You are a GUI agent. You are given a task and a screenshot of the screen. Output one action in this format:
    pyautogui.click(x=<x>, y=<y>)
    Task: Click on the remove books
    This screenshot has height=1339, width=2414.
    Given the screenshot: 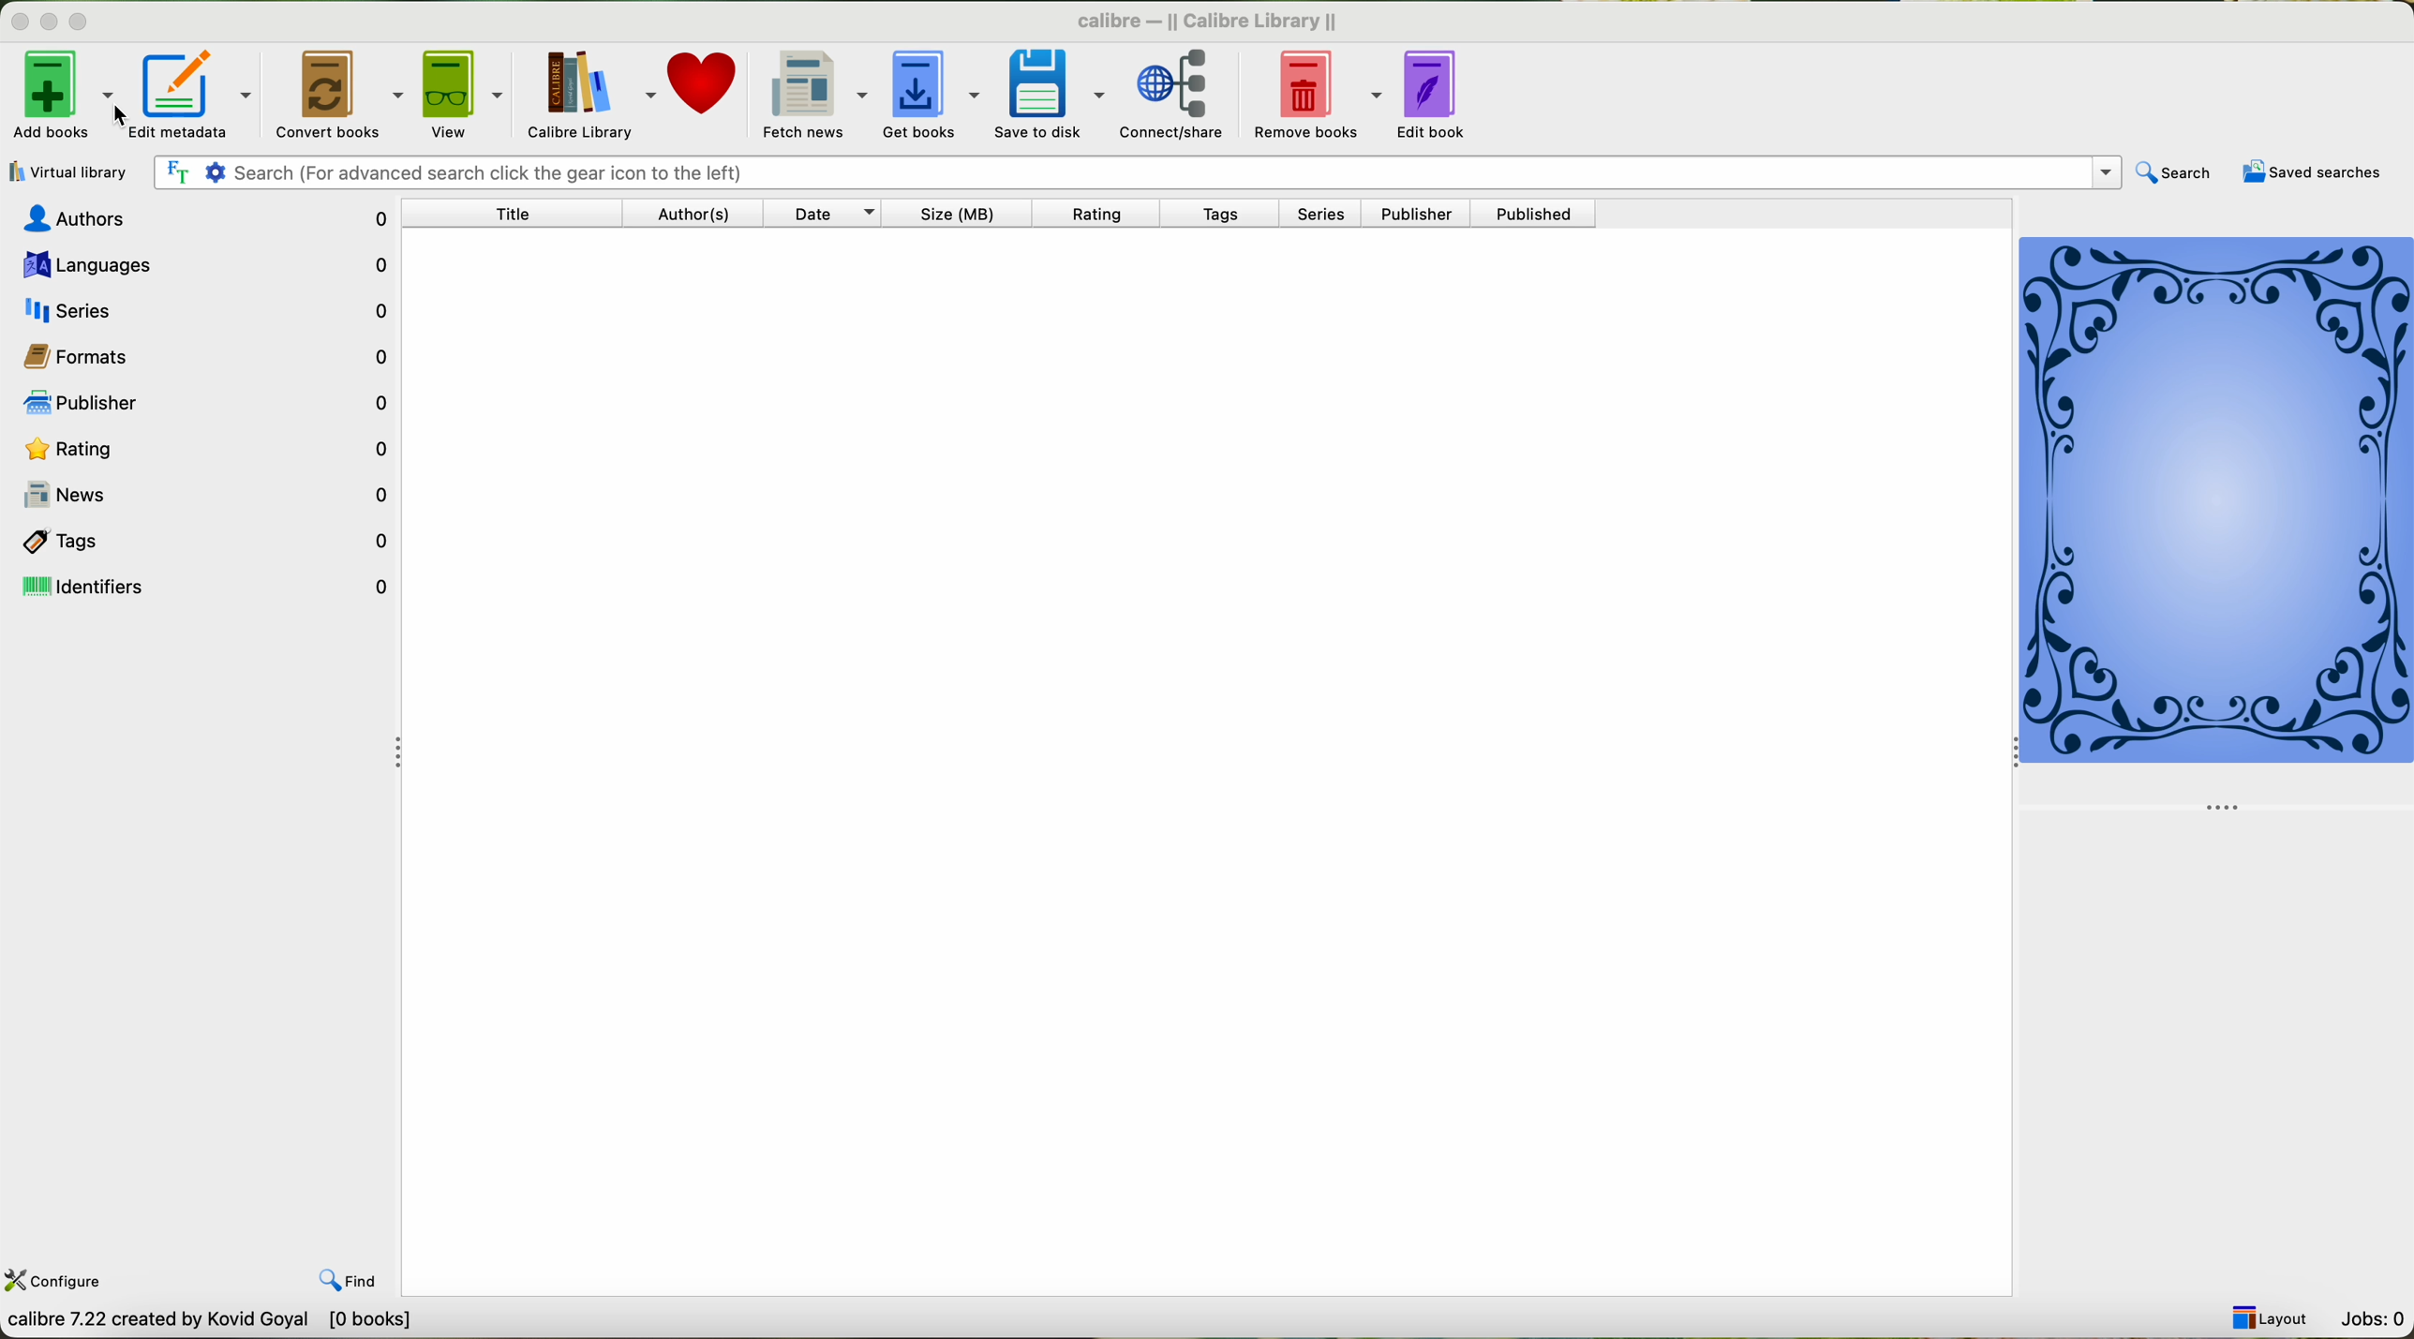 What is the action you would take?
    pyautogui.click(x=1317, y=96)
    